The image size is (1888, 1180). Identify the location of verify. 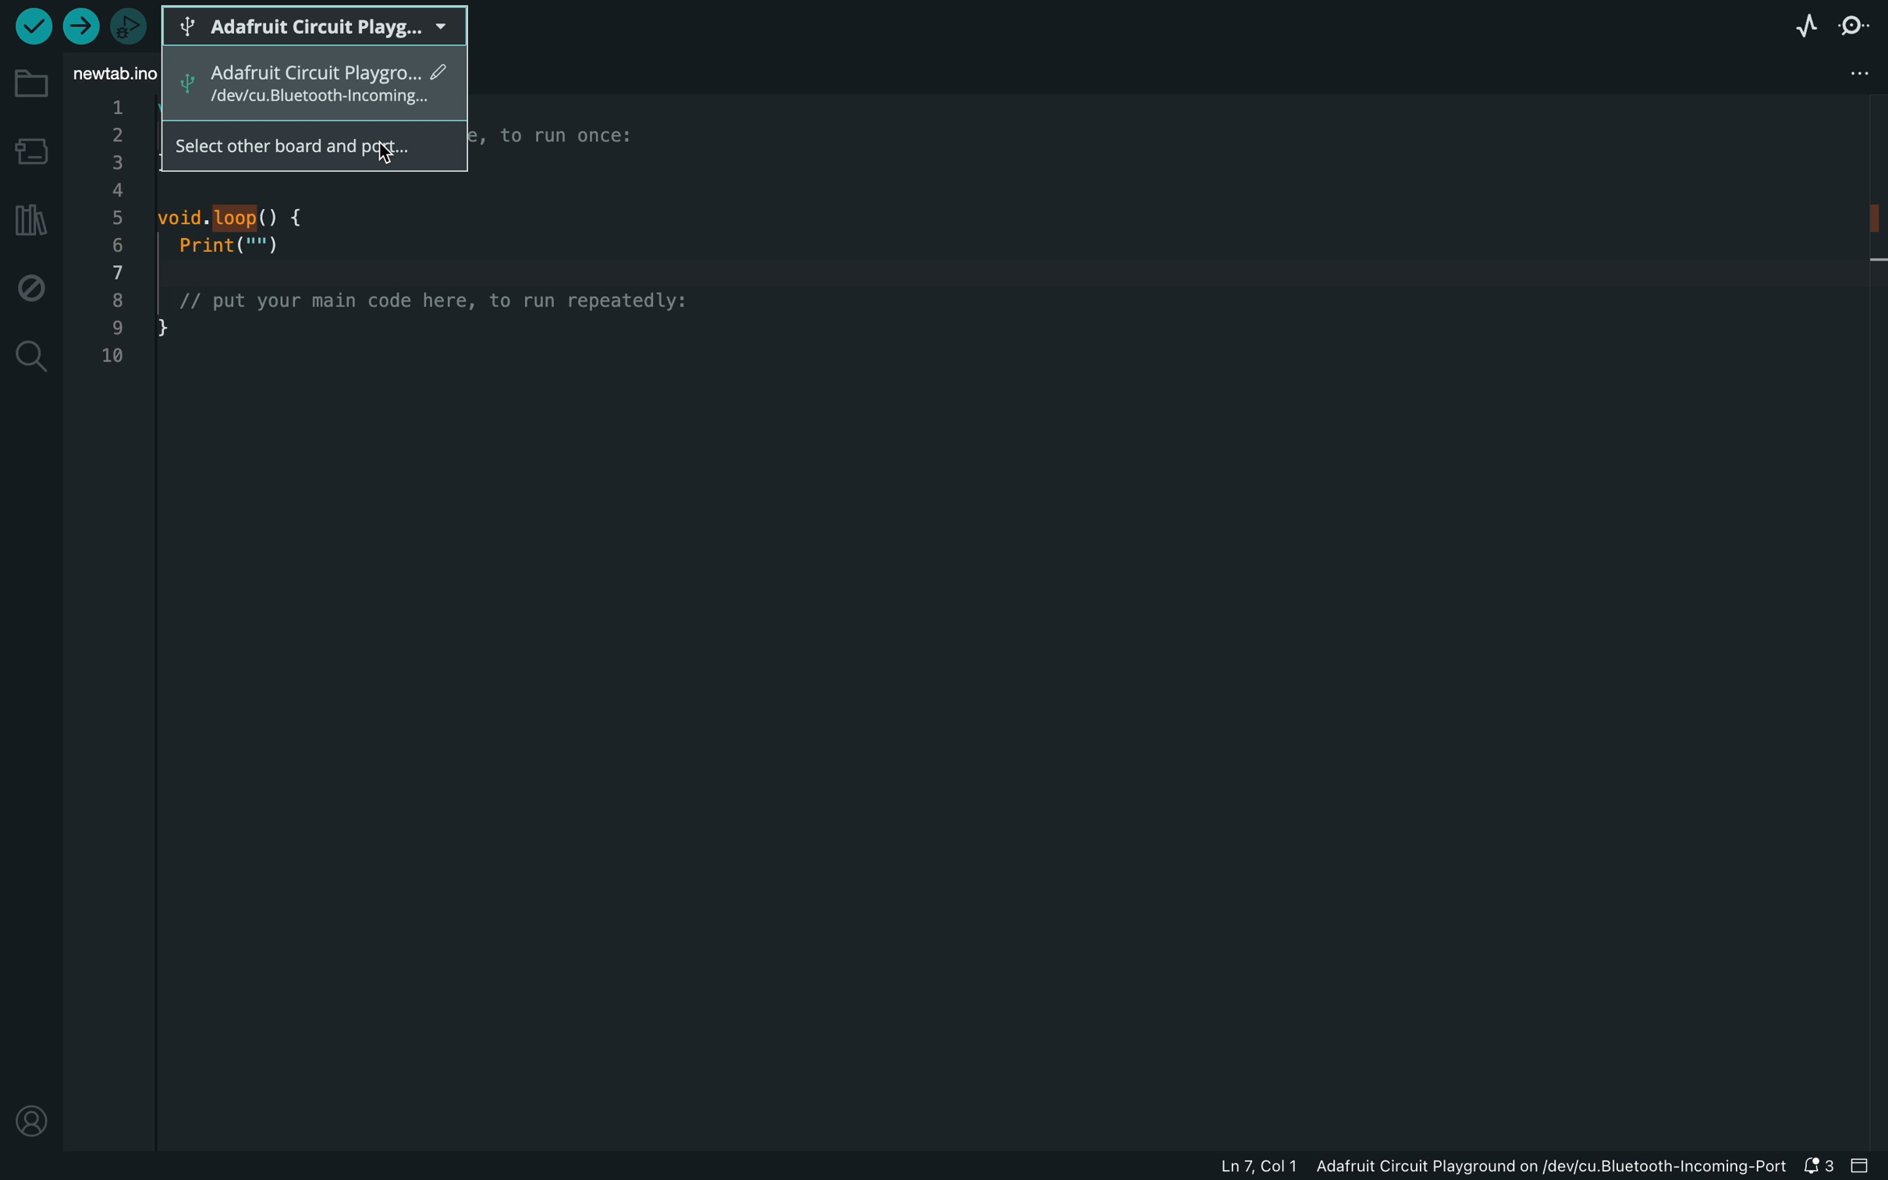
(31, 30).